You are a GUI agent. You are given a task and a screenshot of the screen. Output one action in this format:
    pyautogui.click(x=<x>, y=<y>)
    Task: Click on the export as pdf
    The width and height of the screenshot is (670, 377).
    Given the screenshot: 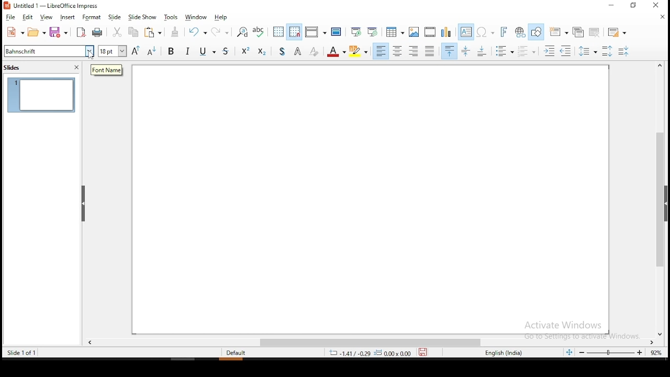 What is the action you would take?
    pyautogui.click(x=81, y=32)
    